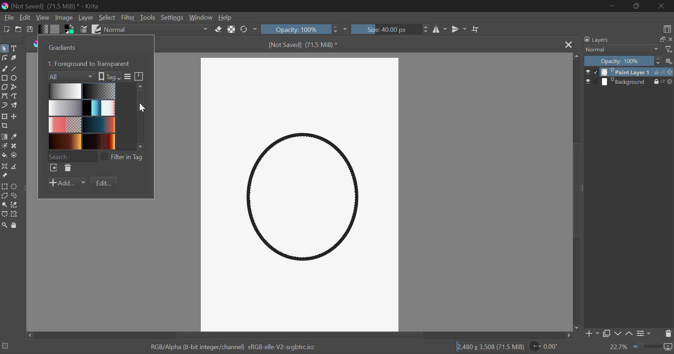 The height and width of the screenshot is (354, 674). What do you see at coordinates (15, 49) in the screenshot?
I see `Text` at bounding box center [15, 49].